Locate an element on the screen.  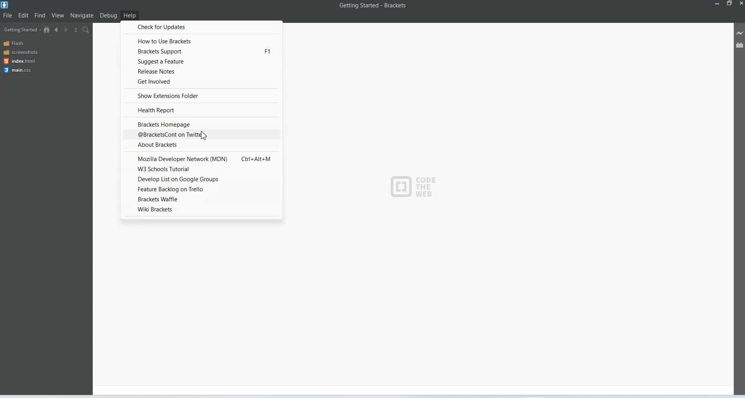
Show in file Tree is located at coordinates (47, 30).